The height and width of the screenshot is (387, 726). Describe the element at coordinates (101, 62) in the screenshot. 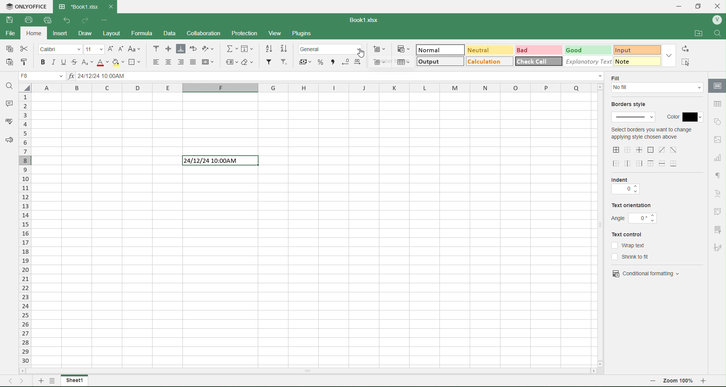

I see `Font Color` at that location.